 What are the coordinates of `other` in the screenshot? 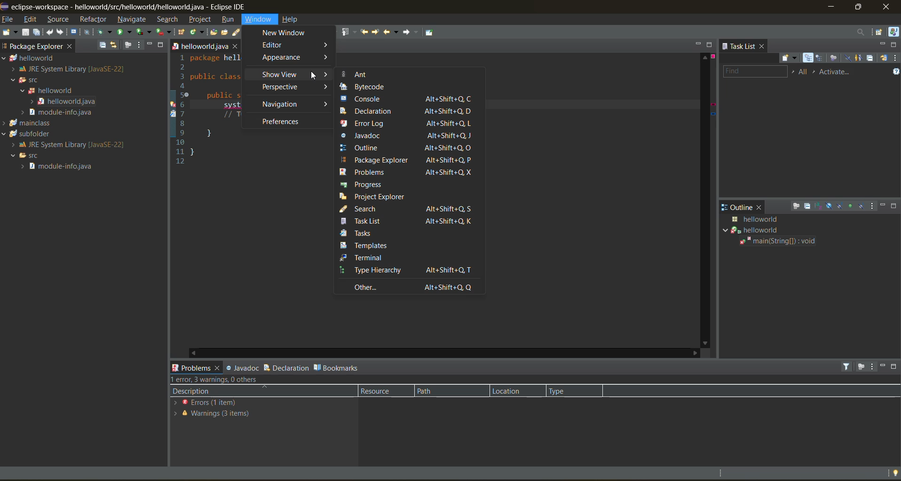 It's located at (412, 286).